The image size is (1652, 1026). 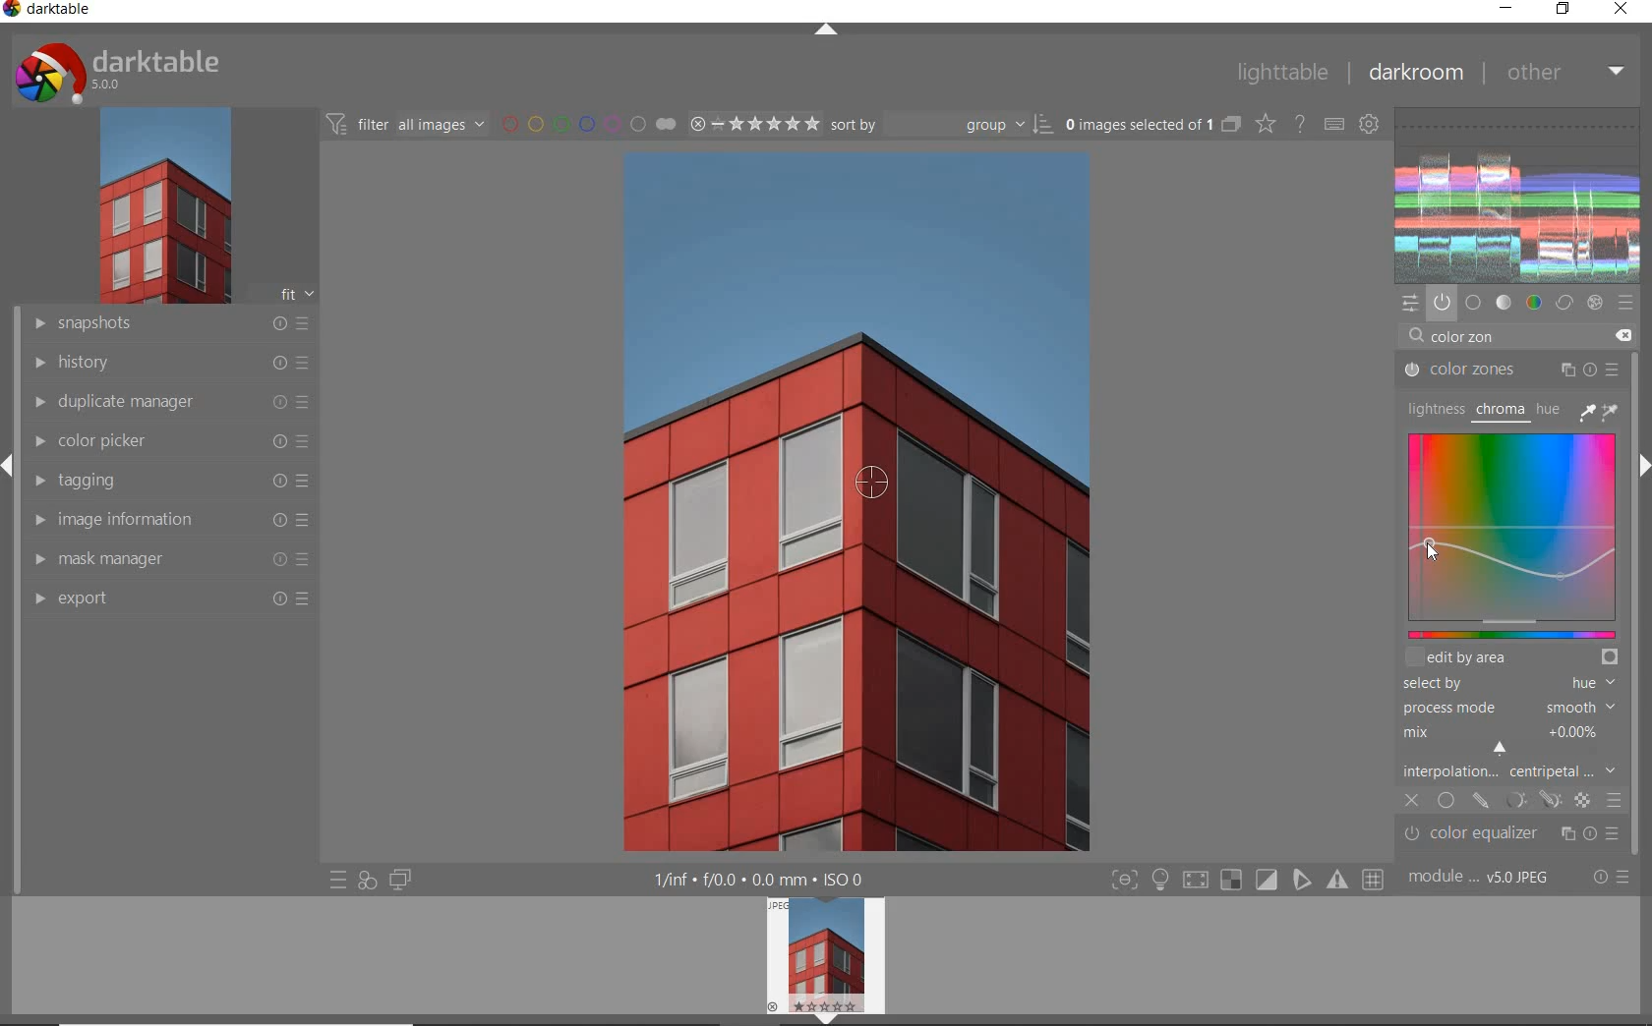 I want to click on COLOR PICKER TOOL POSITION, so click(x=870, y=483).